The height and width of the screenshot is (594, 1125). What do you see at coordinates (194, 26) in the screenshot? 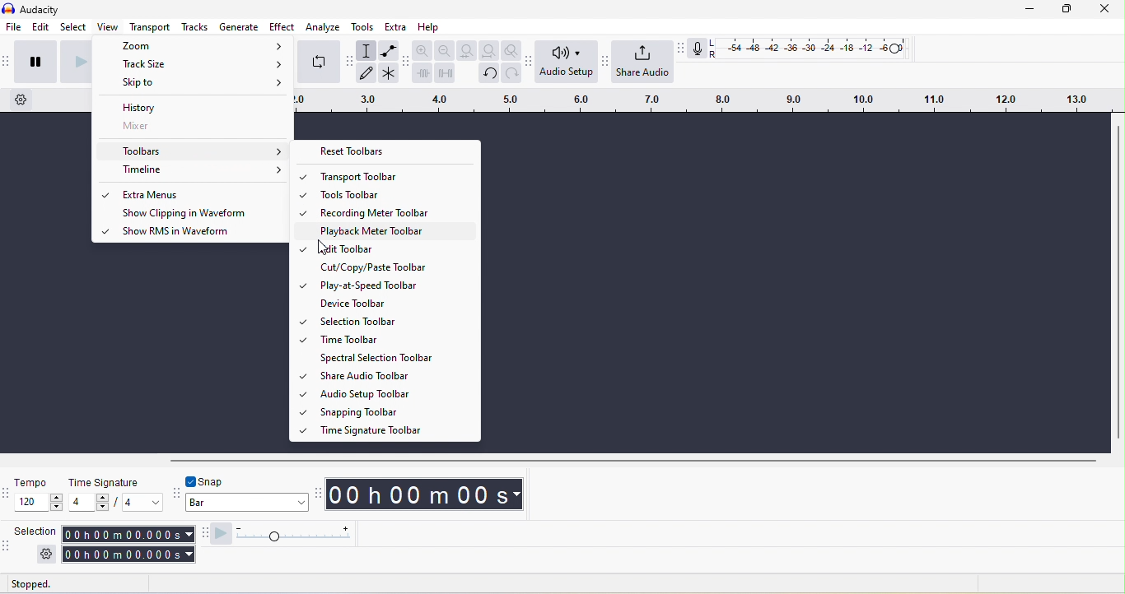
I see `tracks` at bounding box center [194, 26].